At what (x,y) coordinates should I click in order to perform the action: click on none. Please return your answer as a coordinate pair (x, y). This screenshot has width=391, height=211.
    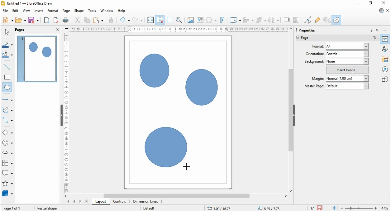
    Looking at the image, I should click on (347, 61).